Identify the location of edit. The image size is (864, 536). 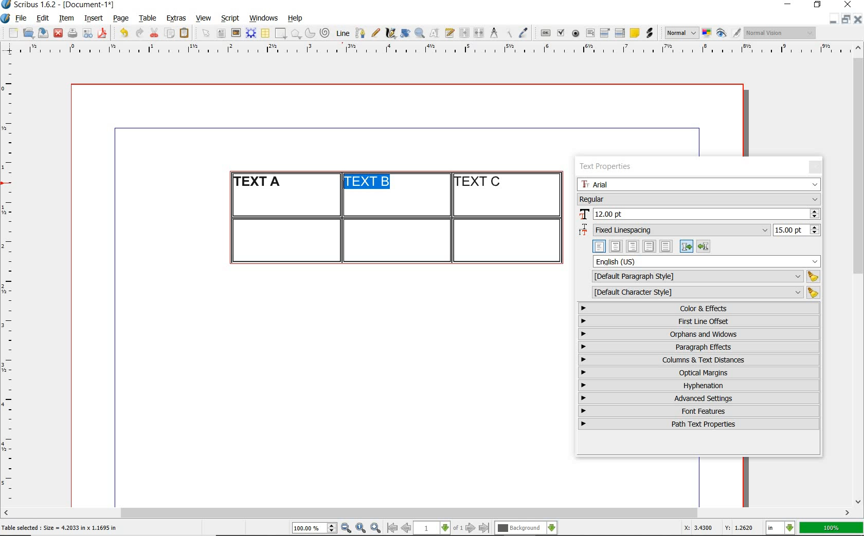
(43, 18).